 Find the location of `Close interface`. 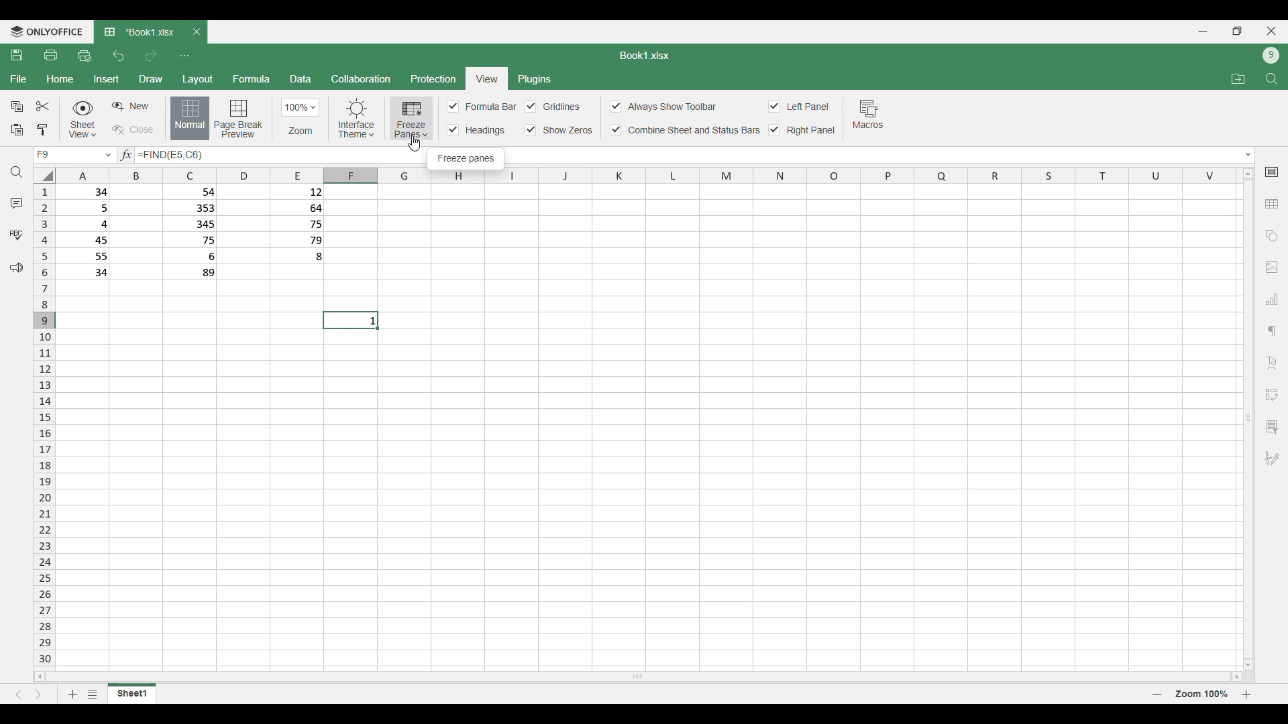

Close interface is located at coordinates (1272, 31).